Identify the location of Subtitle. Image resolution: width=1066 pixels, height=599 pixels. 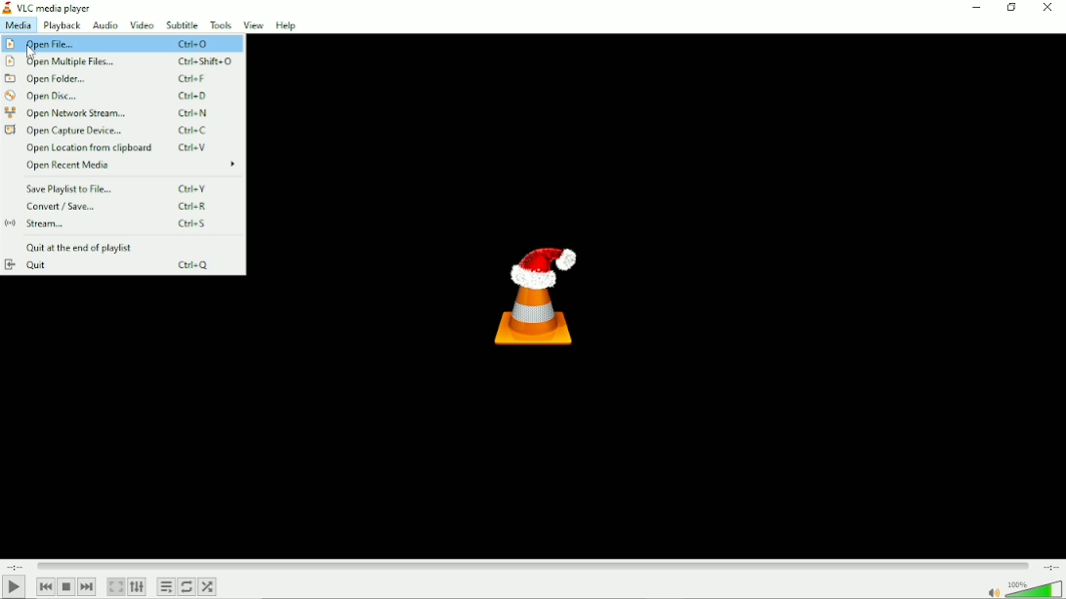
(183, 24).